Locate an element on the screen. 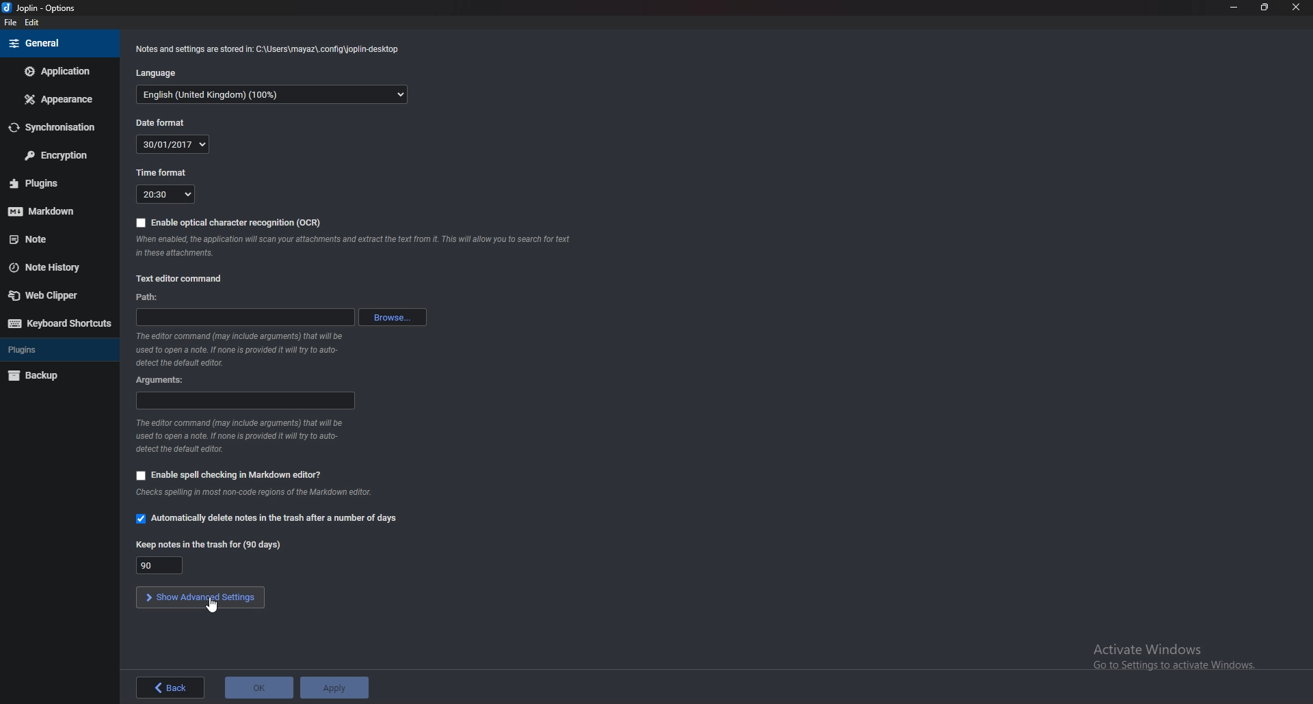  90 days is located at coordinates (159, 565).